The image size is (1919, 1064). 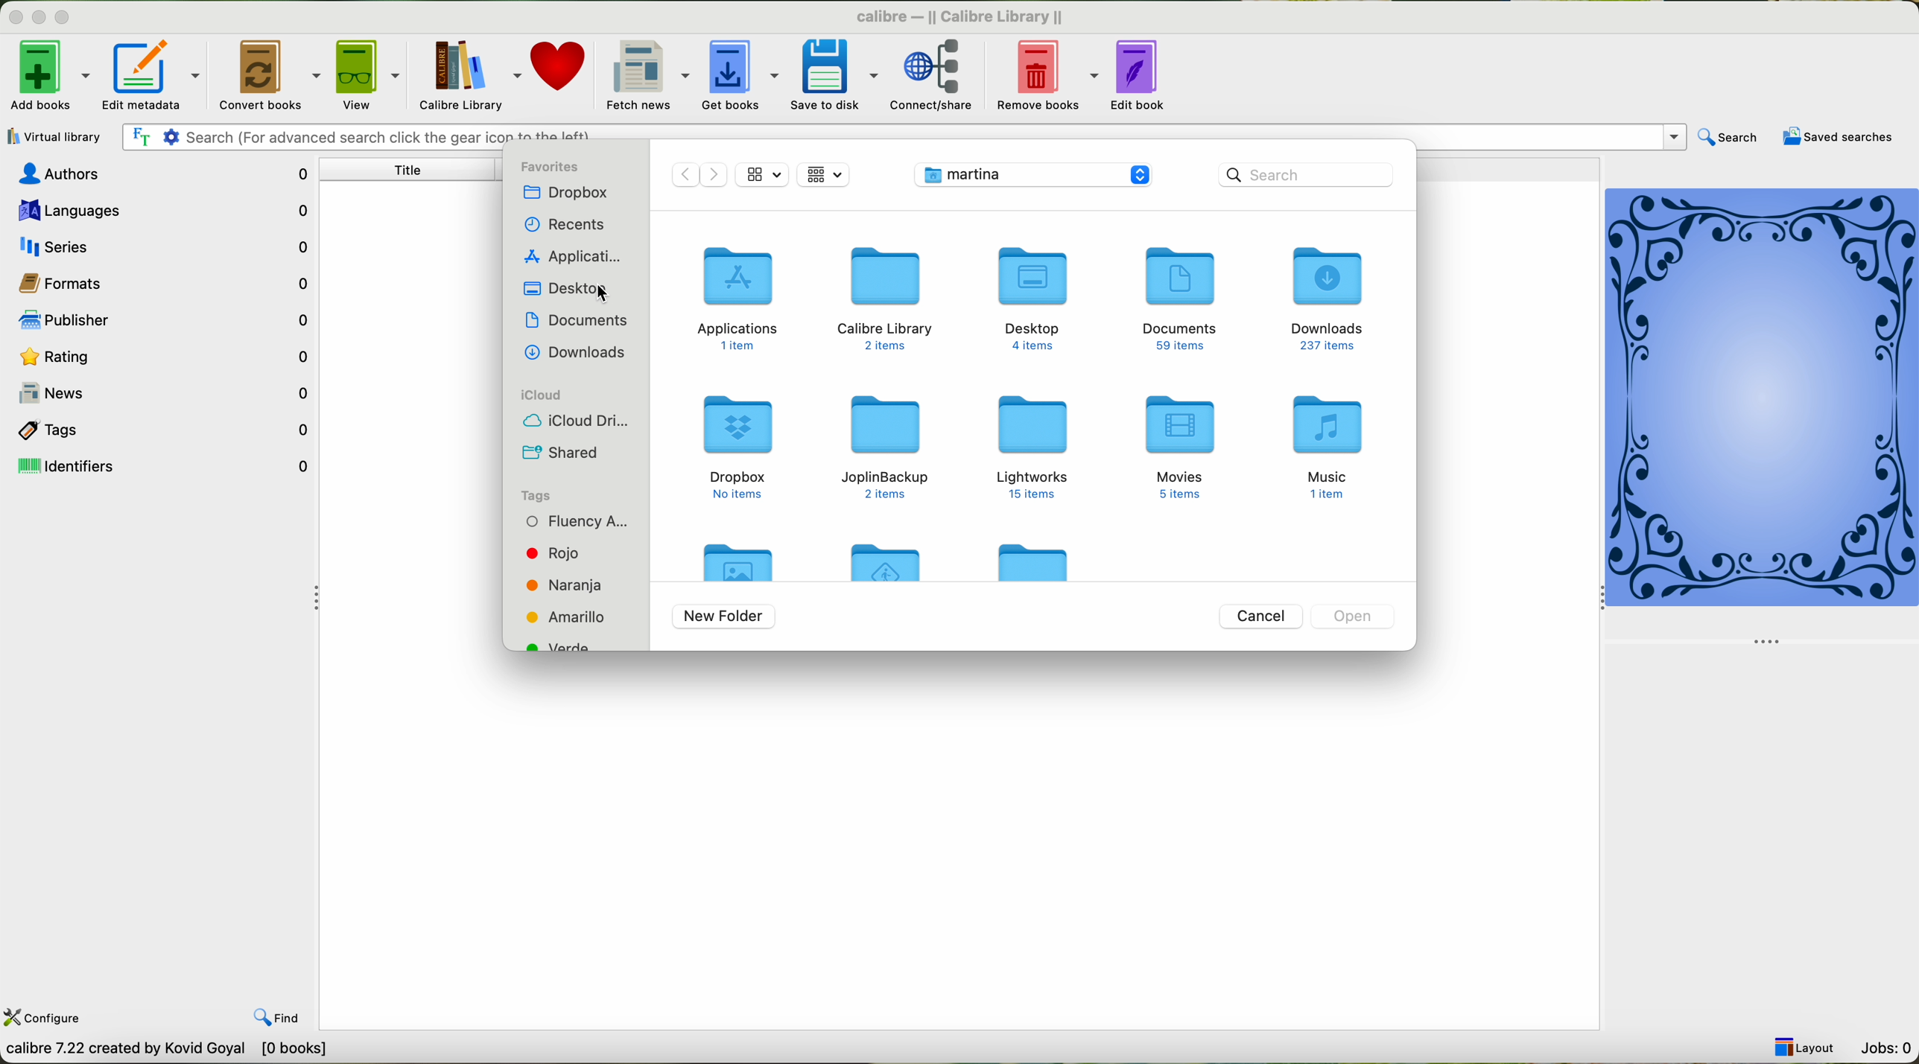 I want to click on lightworks folder, so click(x=1029, y=449).